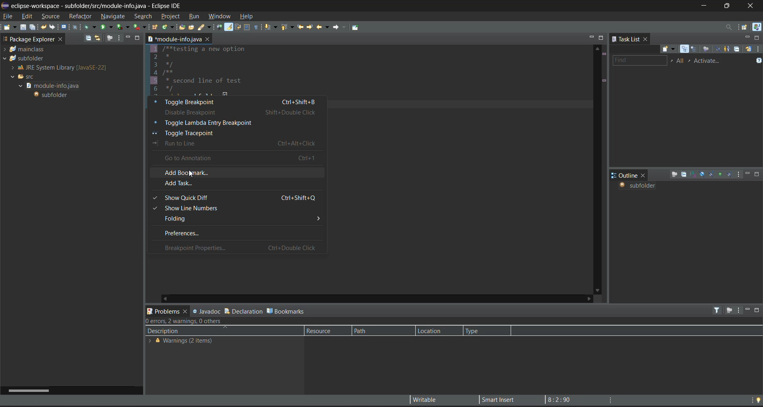 The width and height of the screenshot is (763, 407). I want to click on forward, so click(338, 27).